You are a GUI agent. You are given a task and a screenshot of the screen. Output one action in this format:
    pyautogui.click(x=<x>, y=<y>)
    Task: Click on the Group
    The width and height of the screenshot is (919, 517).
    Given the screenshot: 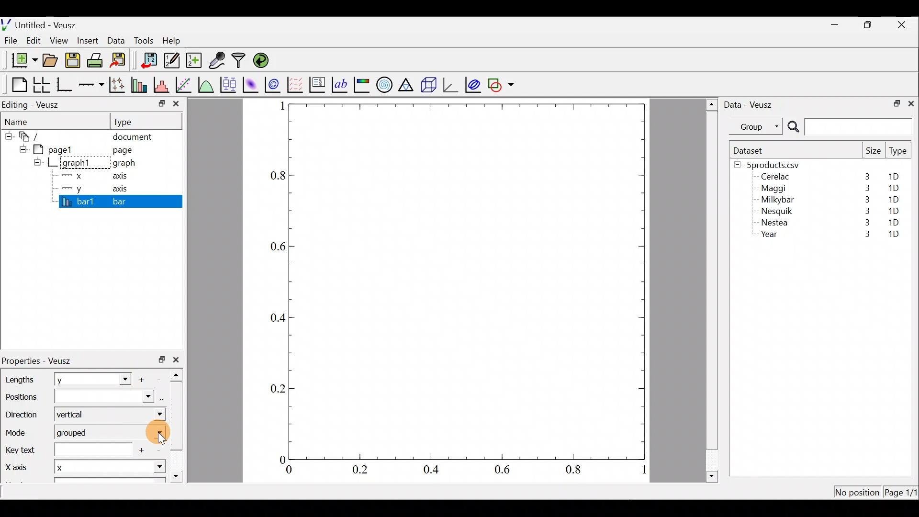 What is the action you would take?
    pyautogui.click(x=758, y=126)
    